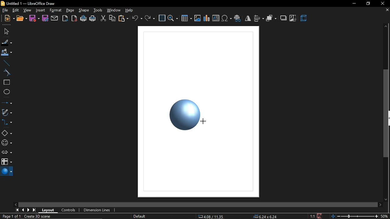 The height and width of the screenshot is (219, 390). Describe the element at coordinates (5, 31) in the screenshot. I see `select` at that location.